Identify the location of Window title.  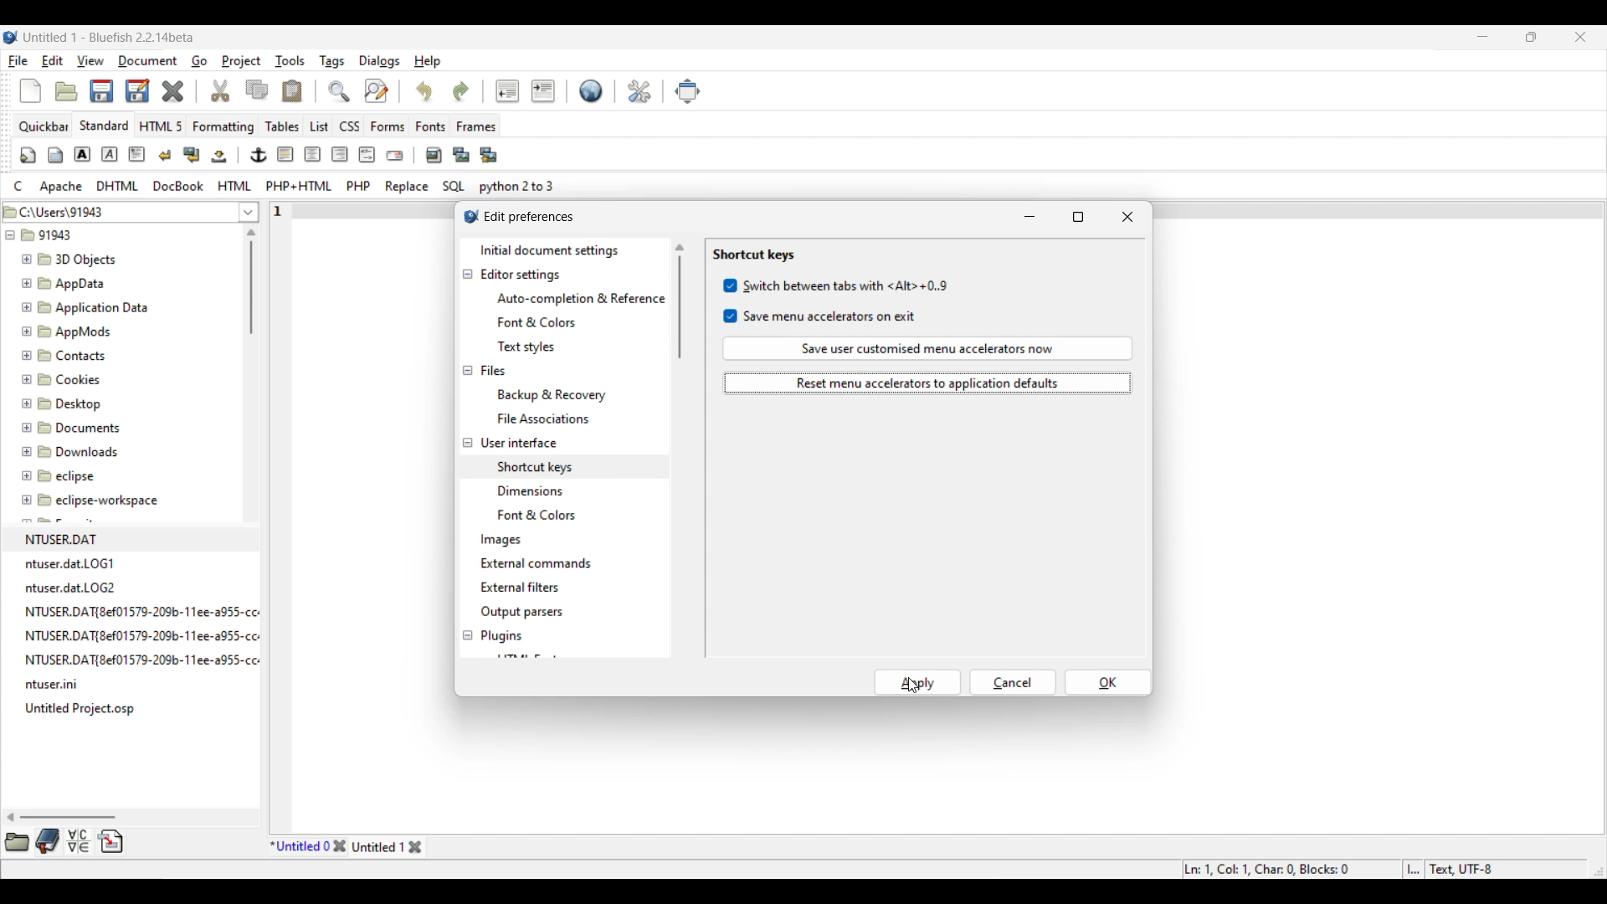
(530, 216).